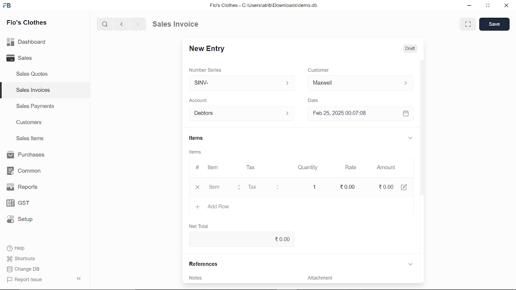  What do you see at coordinates (27, 155) in the screenshot?
I see `Purchases` at bounding box center [27, 155].